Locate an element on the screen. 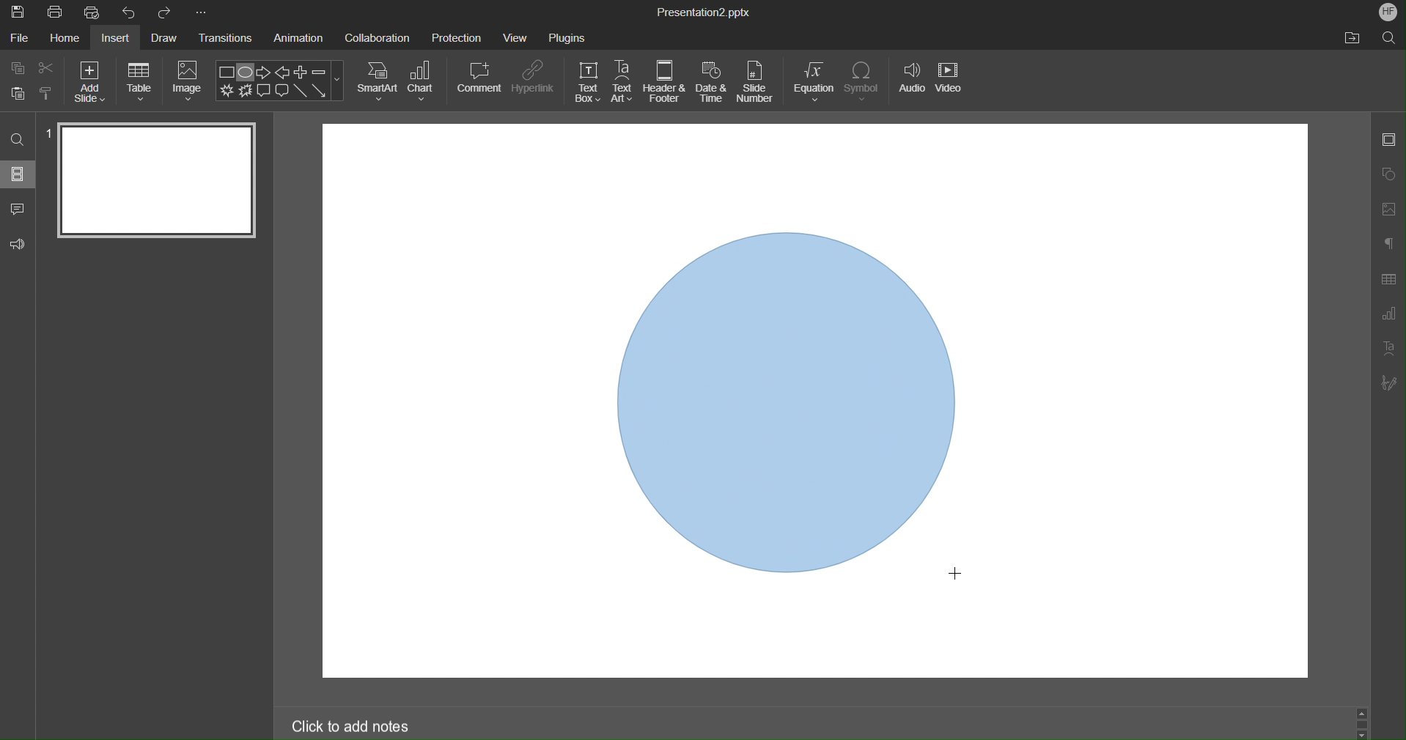 The image size is (1406, 740). Account is located at coordinates (1385, 11).